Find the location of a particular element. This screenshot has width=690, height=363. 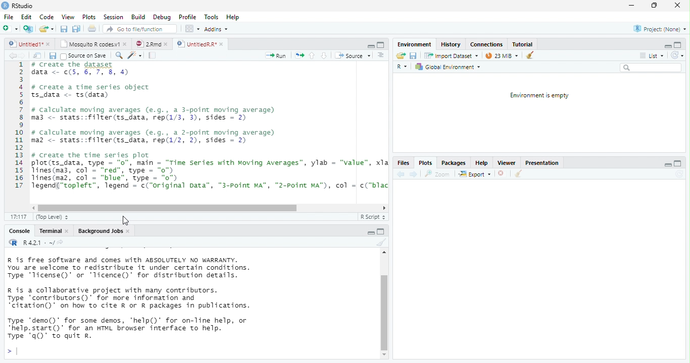

search is located at coordinates (651, 68).